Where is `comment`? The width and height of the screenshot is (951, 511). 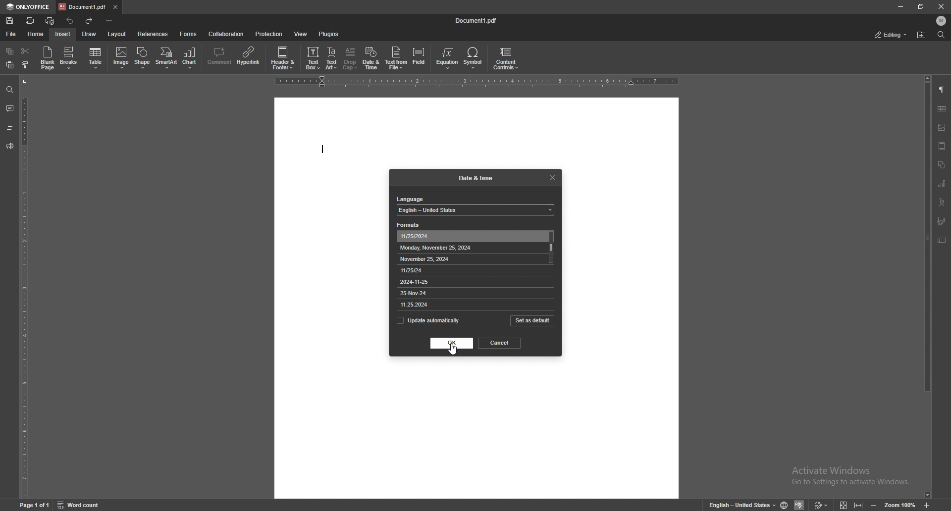 comment is located at coordinates (9, 108).